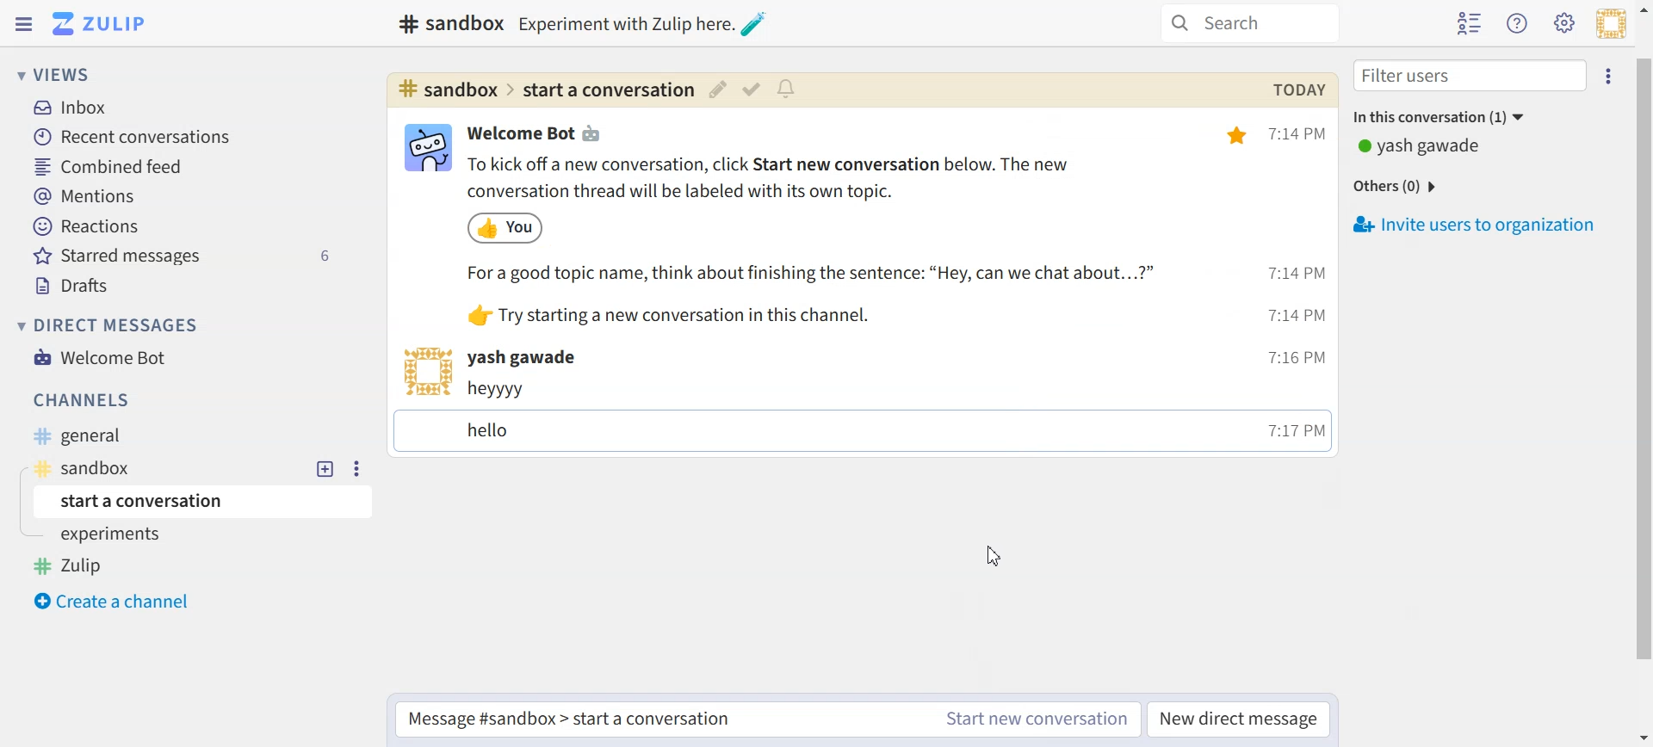  Describe the element at coordinates (1399, 187) in the screenshot. I see `Others` at that location.